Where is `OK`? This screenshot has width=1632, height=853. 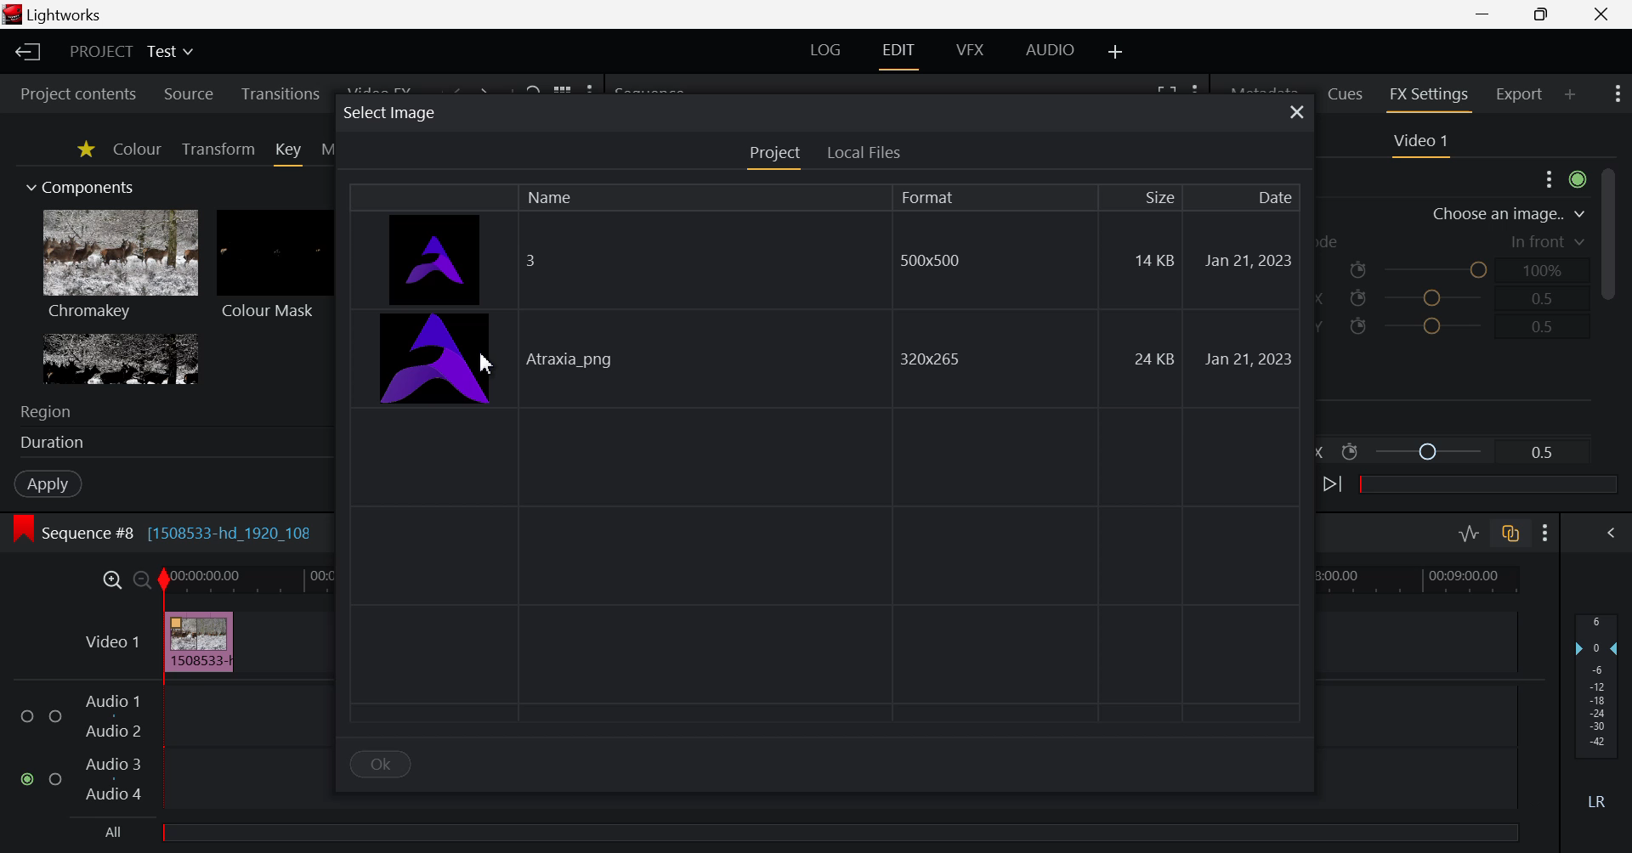
OK is located at coordinates (378, 767).